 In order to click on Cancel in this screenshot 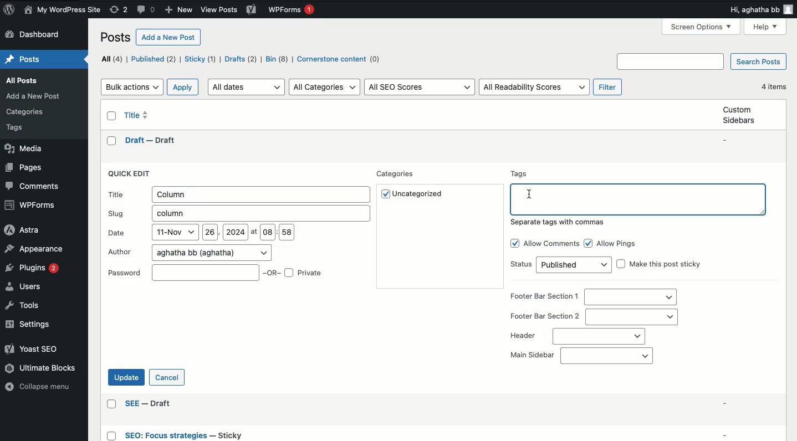, I will do `click(168, 377)`.